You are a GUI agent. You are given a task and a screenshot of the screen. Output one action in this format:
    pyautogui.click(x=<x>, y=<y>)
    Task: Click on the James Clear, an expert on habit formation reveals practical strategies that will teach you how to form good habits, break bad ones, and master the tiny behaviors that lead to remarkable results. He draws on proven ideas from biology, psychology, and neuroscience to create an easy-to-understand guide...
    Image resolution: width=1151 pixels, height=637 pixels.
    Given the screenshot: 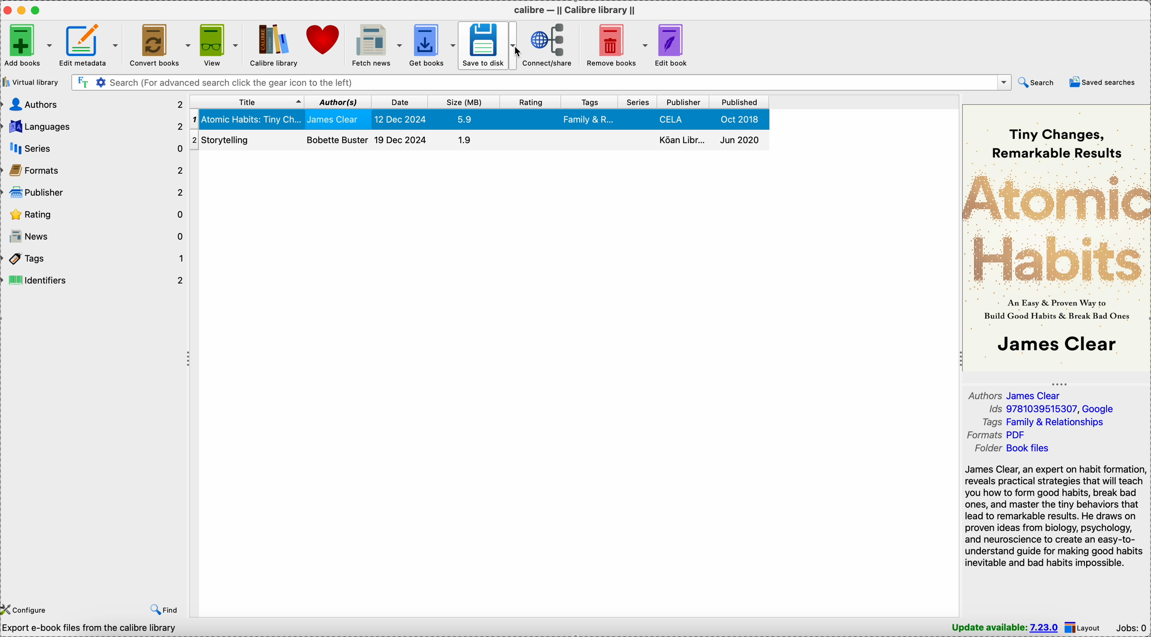 What is the action you would take?
    pyautogui.click(x=1055, y=517)
    